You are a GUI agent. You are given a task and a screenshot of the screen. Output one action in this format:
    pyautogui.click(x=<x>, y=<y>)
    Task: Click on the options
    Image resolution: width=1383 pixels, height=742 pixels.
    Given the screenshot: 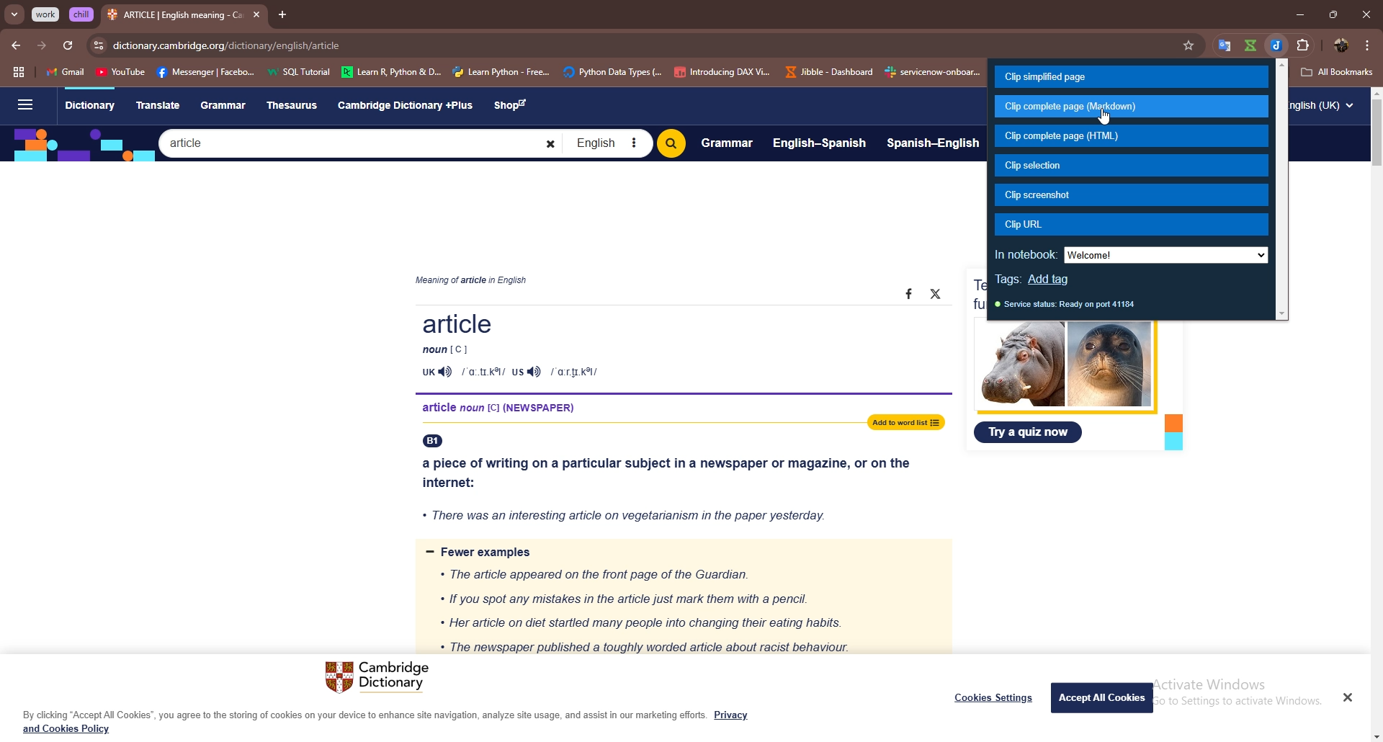 What is the action you would take?
    pyautogui.click(x=1368, y=45)
    